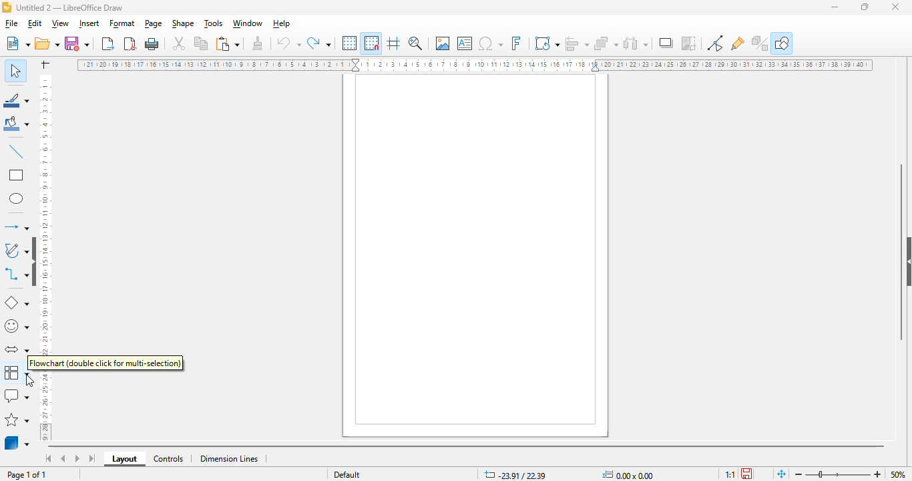  What do you see at coordinates (16, 349) in the screenshot?
I see `block arrows` at bounding box center [16, 349].